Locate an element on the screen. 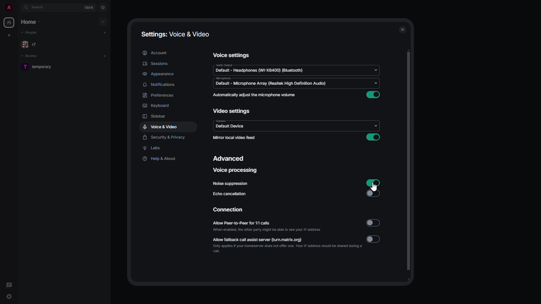 The width and height of the screenshot is (541, 304). navigator is located at coordinates (102, 8).